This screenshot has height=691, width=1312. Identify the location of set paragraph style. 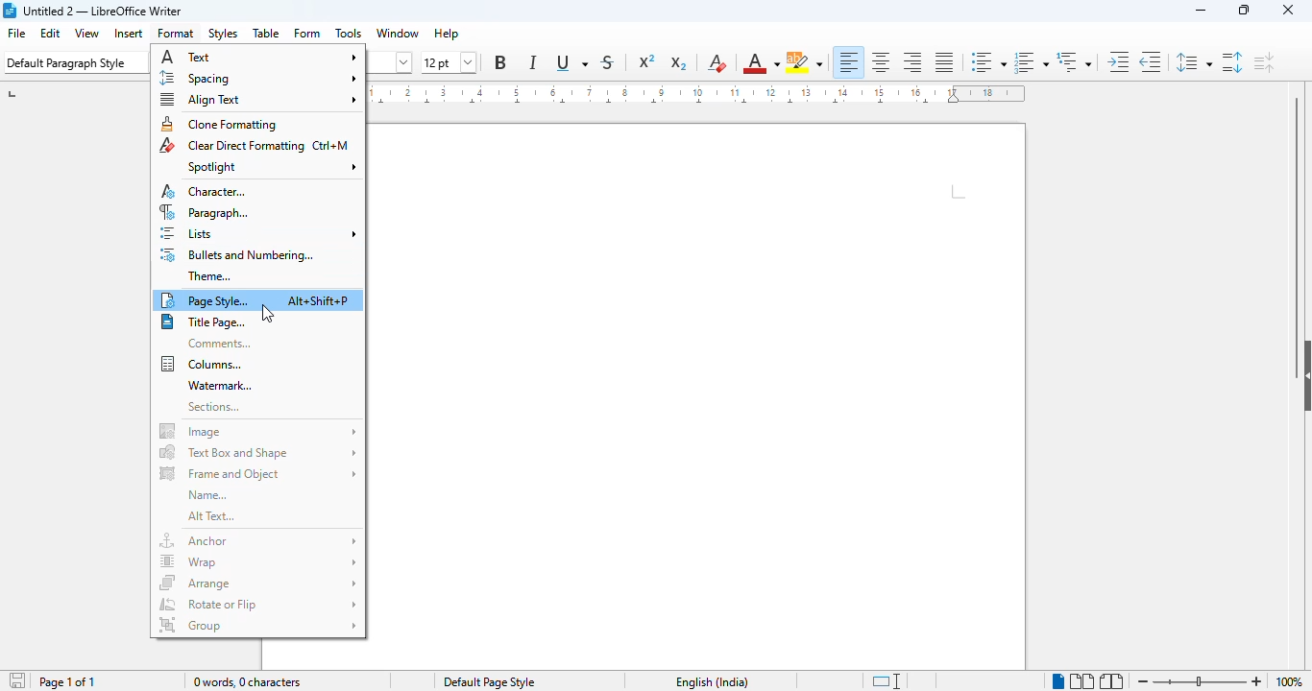
(71, 63).